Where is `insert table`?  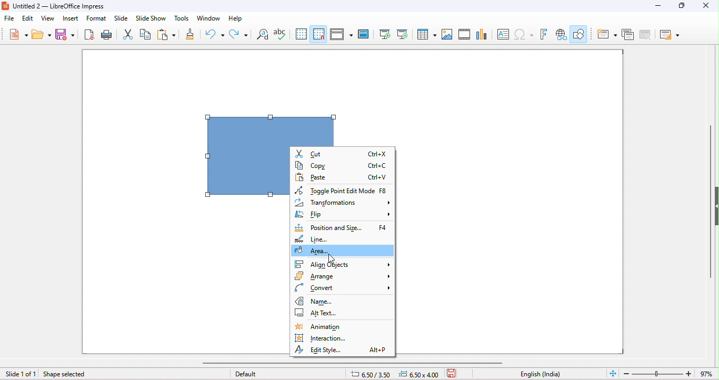
insert table is located at coordinates (426, 33).